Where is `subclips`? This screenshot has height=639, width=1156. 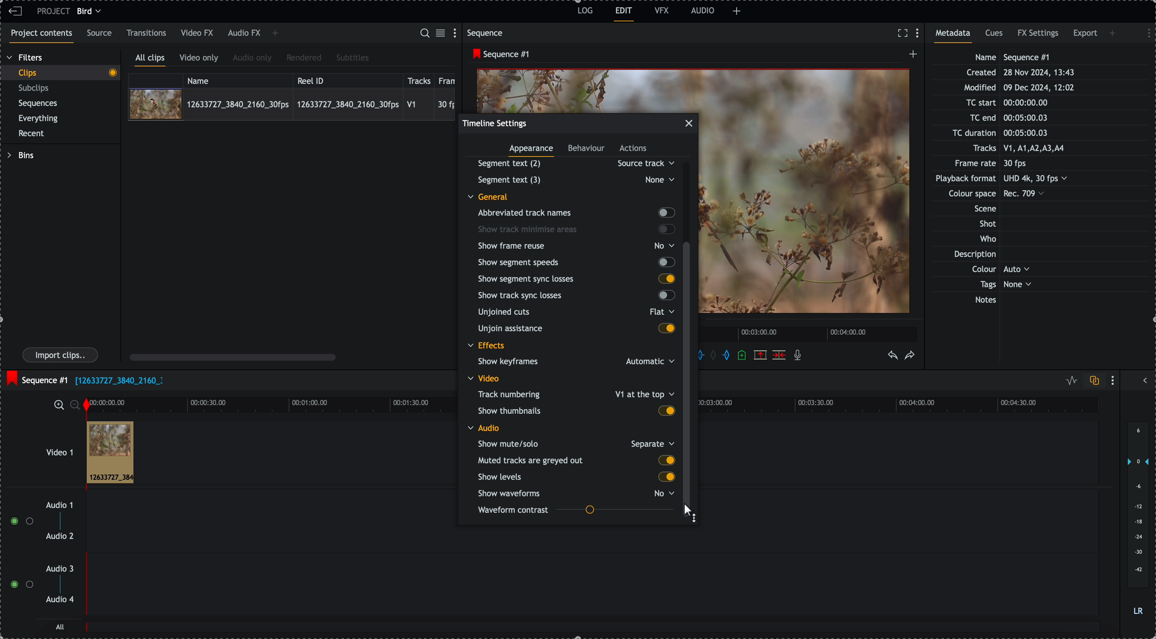
subclips is located at coordinates (35, 88).